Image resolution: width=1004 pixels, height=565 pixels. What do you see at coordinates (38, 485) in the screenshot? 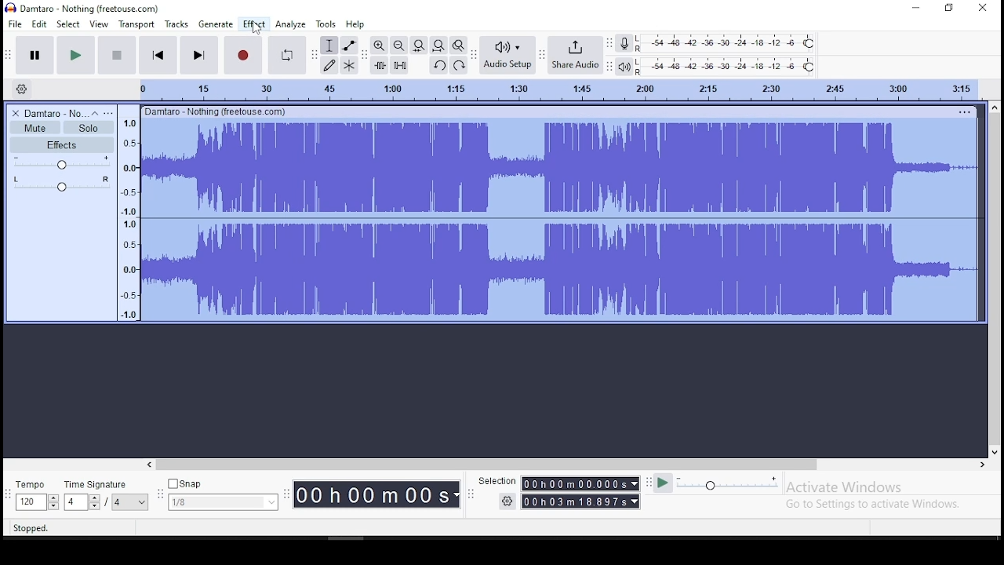
I see `tempo` at bounding box center [38, 485].